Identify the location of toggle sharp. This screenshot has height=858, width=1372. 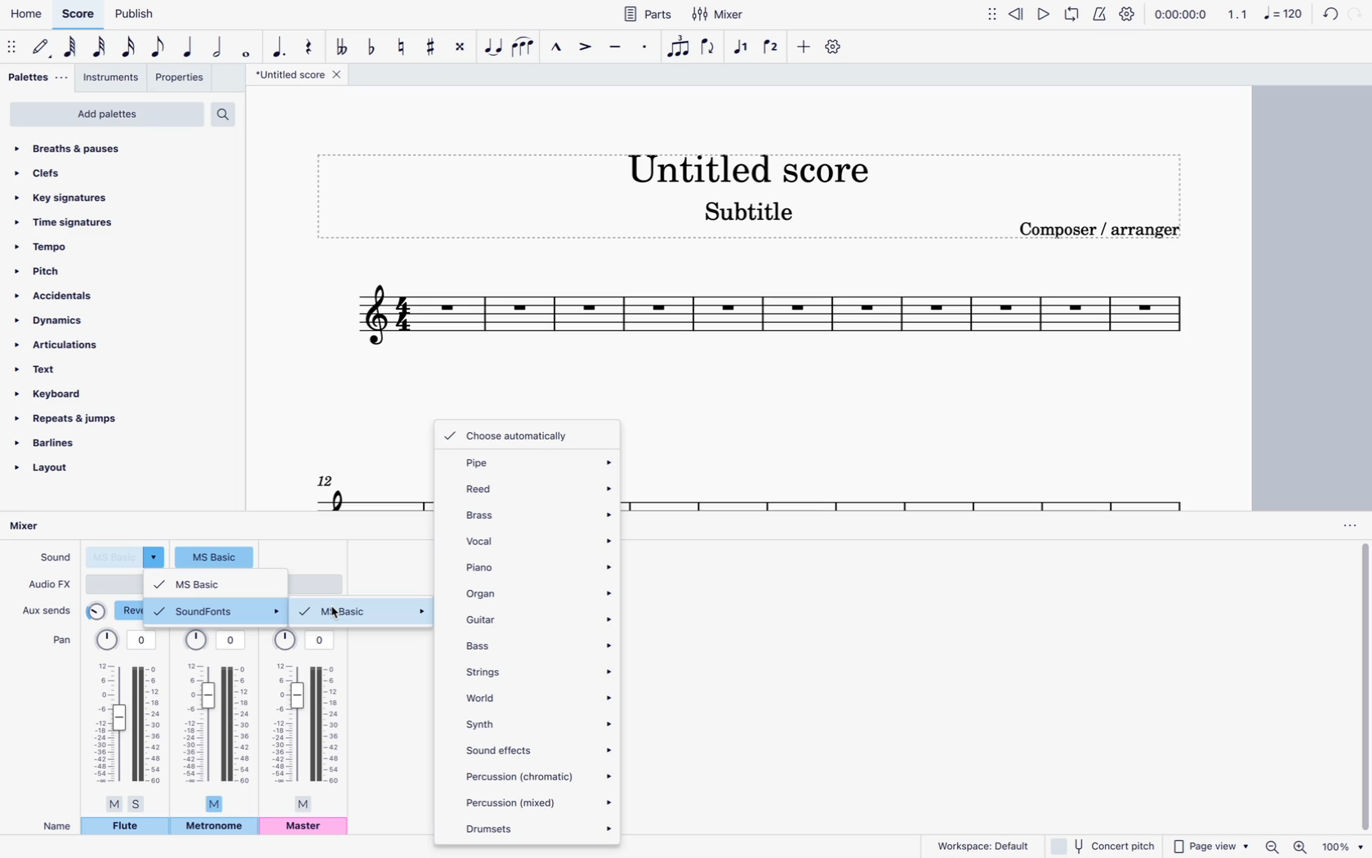
(434, 45).